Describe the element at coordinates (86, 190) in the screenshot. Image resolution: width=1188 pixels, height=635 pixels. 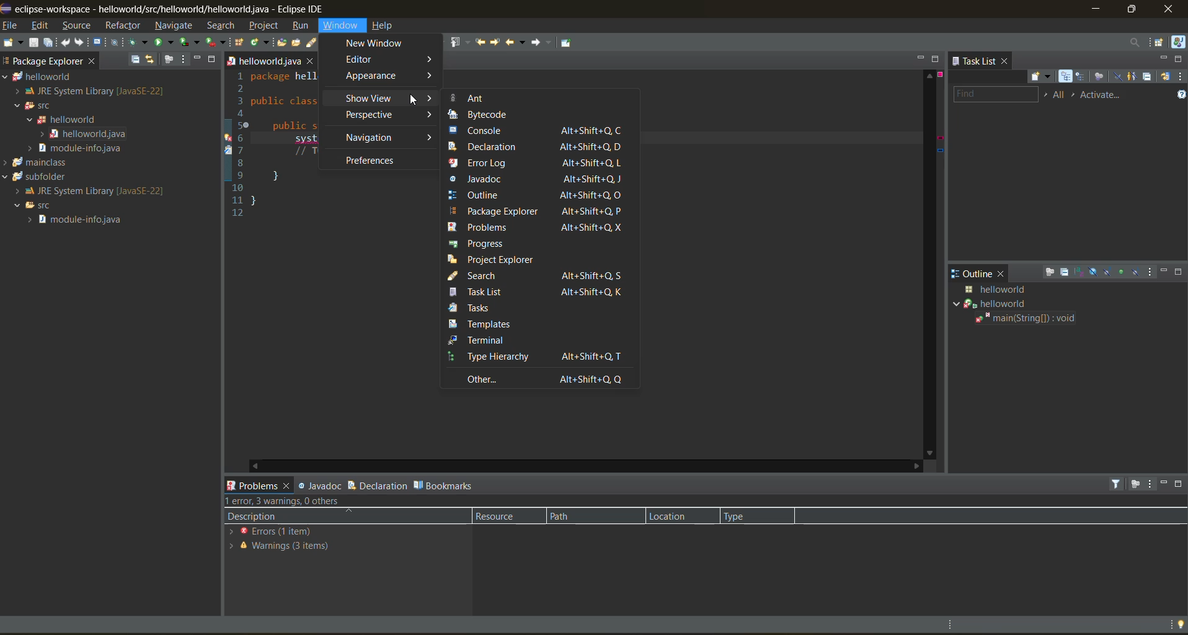
I see `JRE System Library[Java SE-22]` at that location.